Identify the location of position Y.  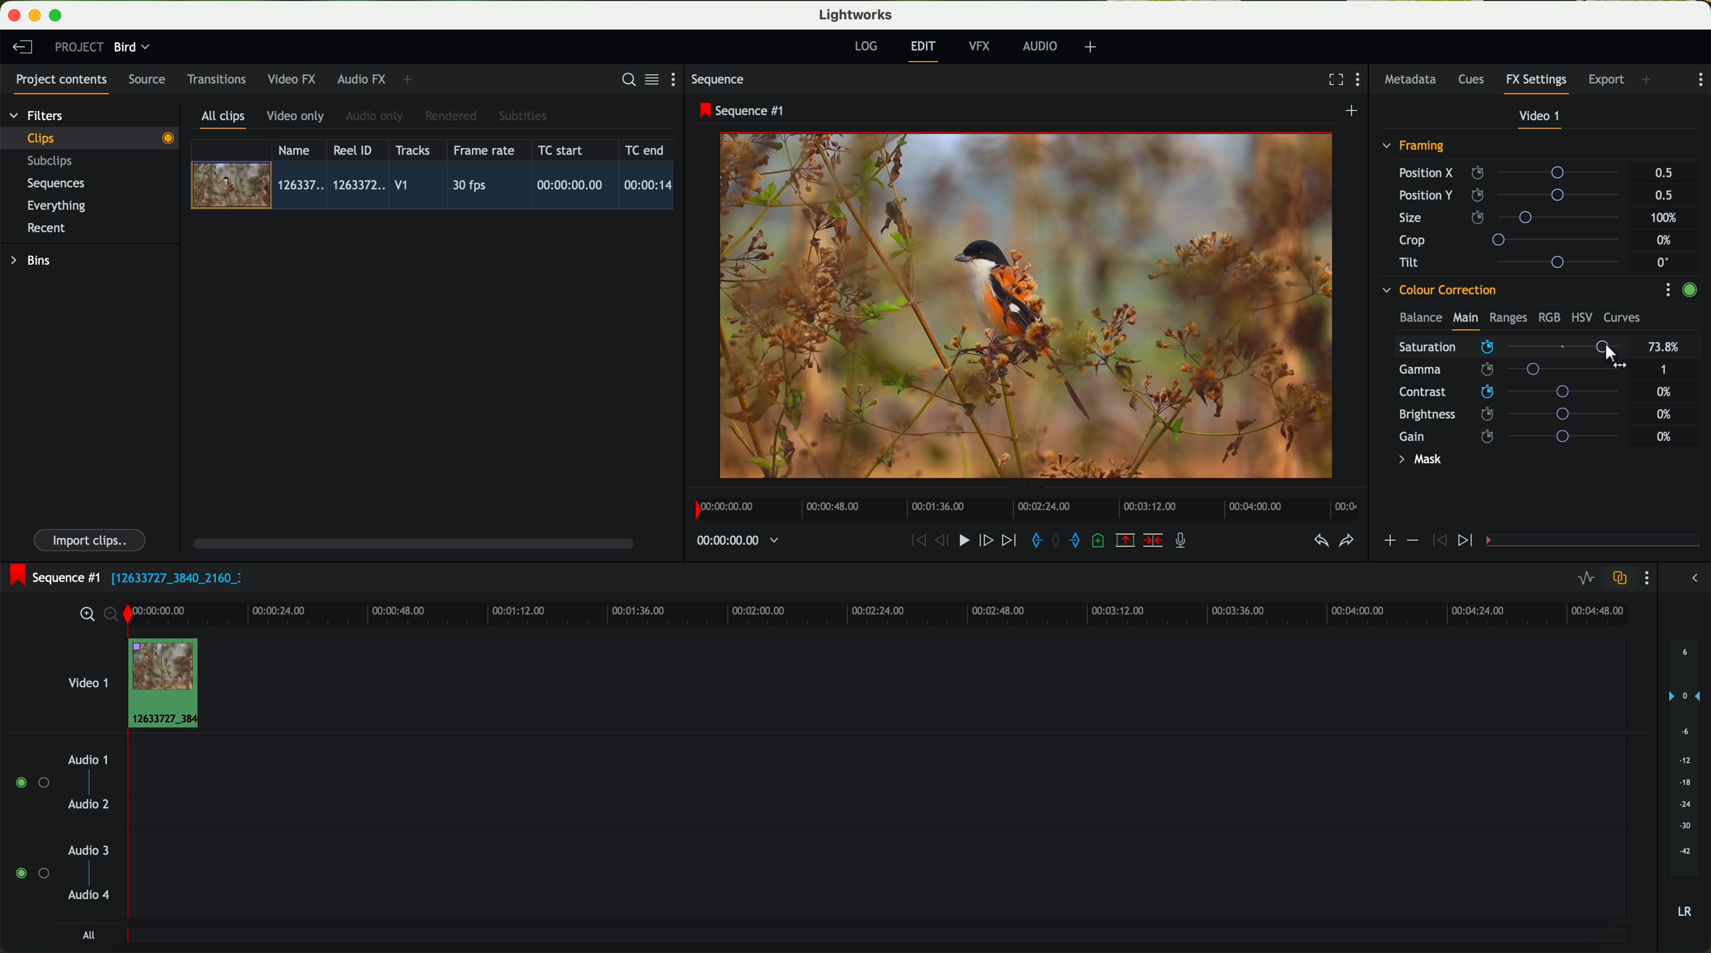
(1514, 195).